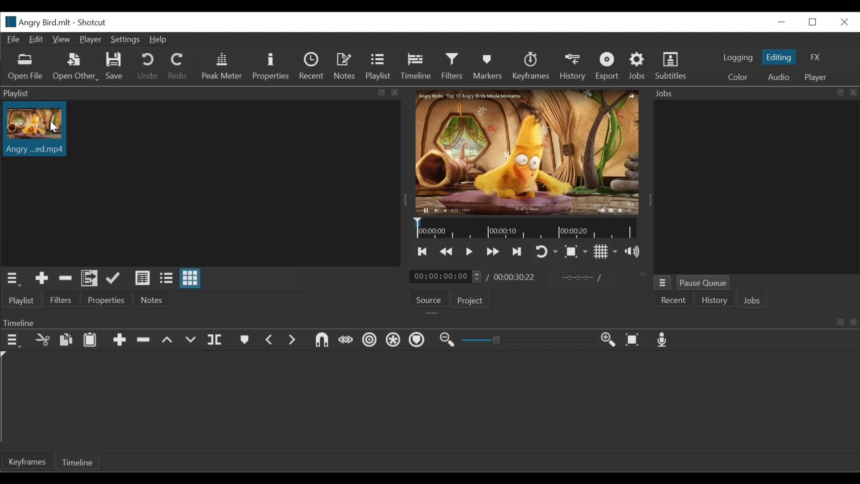 The width and height of the screenshot is (860, 484). What do you see at coordinates (93, 23) in the screenshot?
I see `Shotcut` at bounding box center [93, 23].